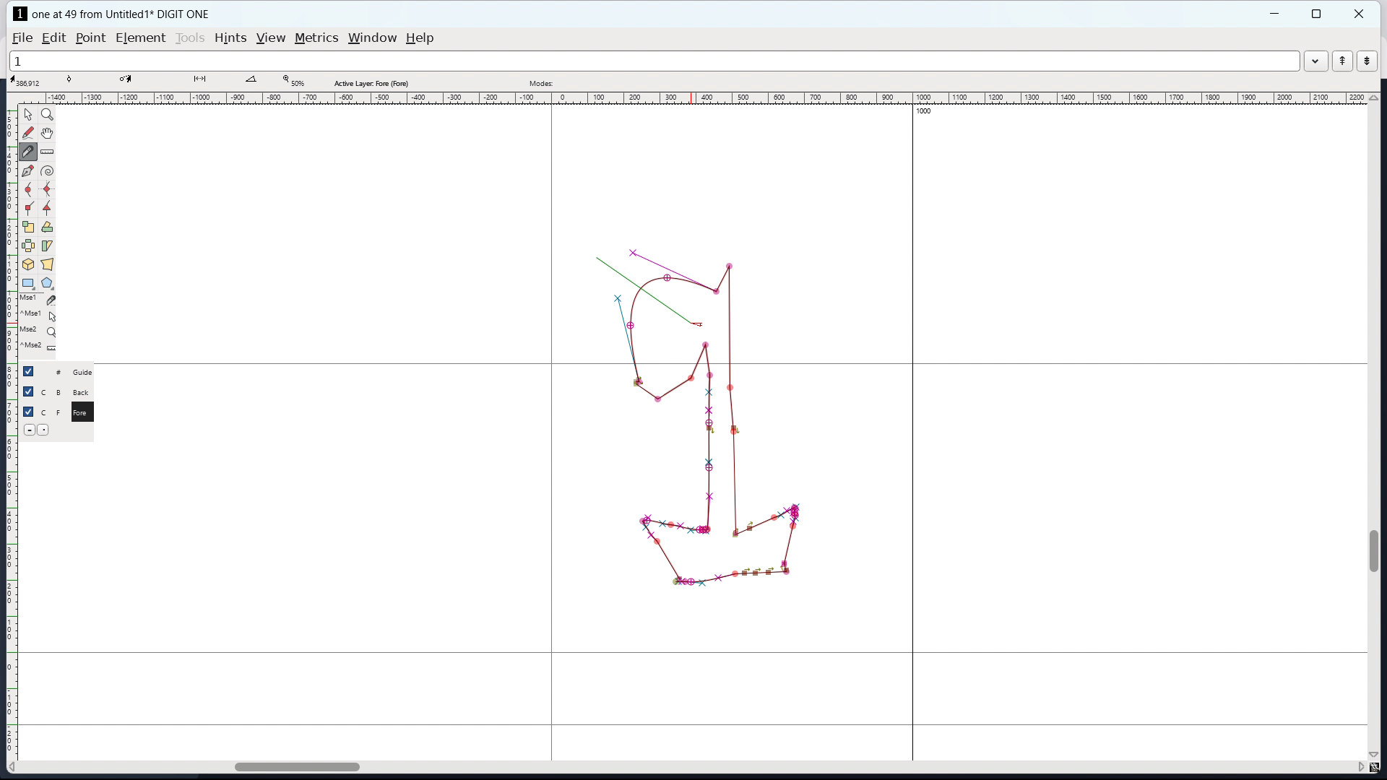 Image resolution: width=1387 pixels, height=780 pixels. I want to click on next word in the current word list, so click(1367, 61).